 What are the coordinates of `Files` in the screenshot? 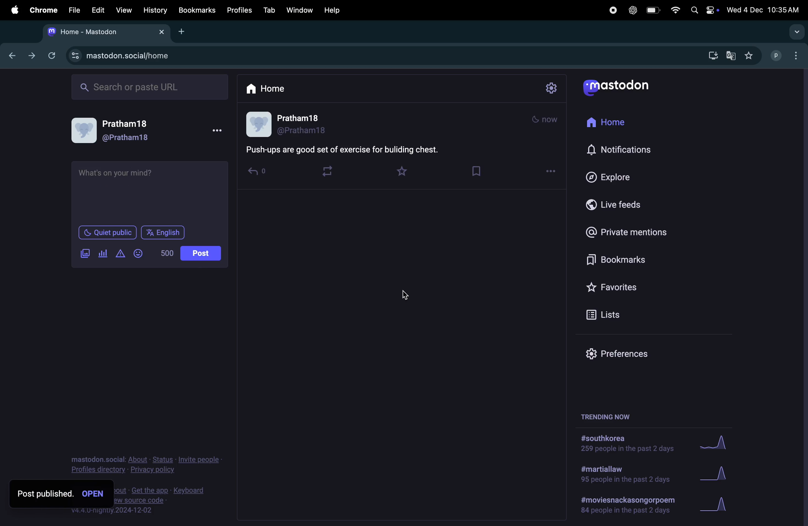 It's located at (74, 11).